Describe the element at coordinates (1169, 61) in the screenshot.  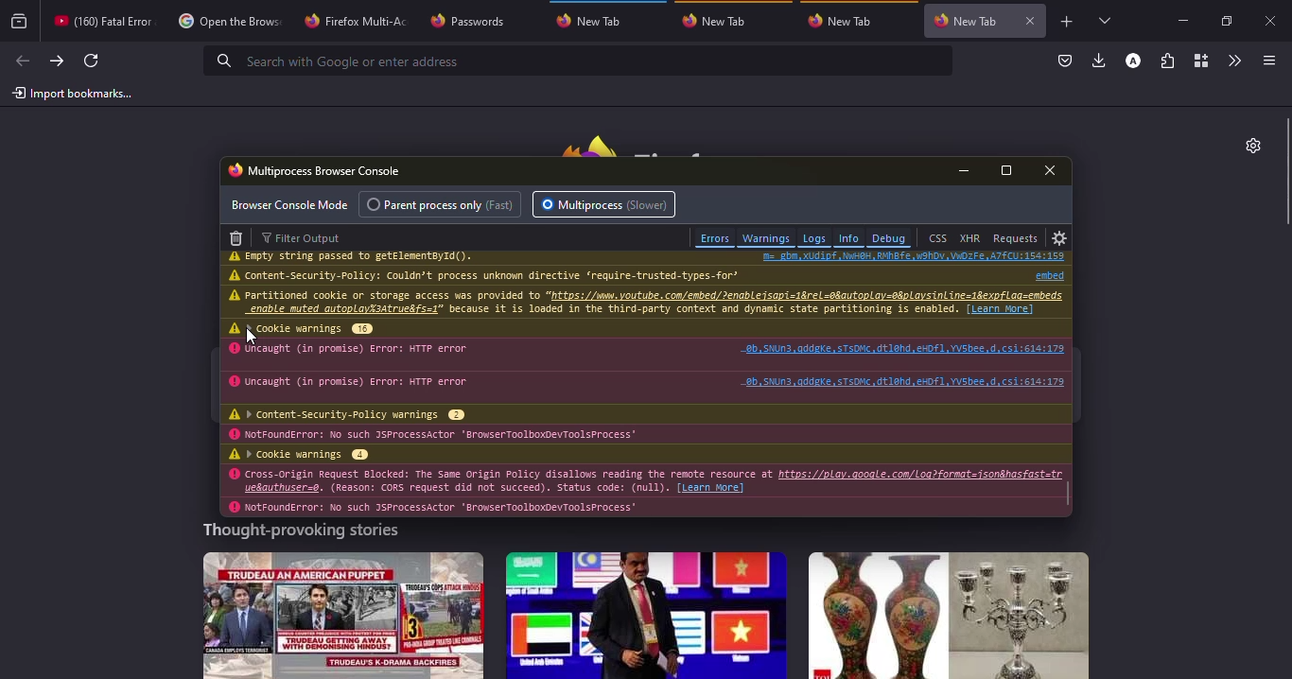
I see `extensions` at that location.